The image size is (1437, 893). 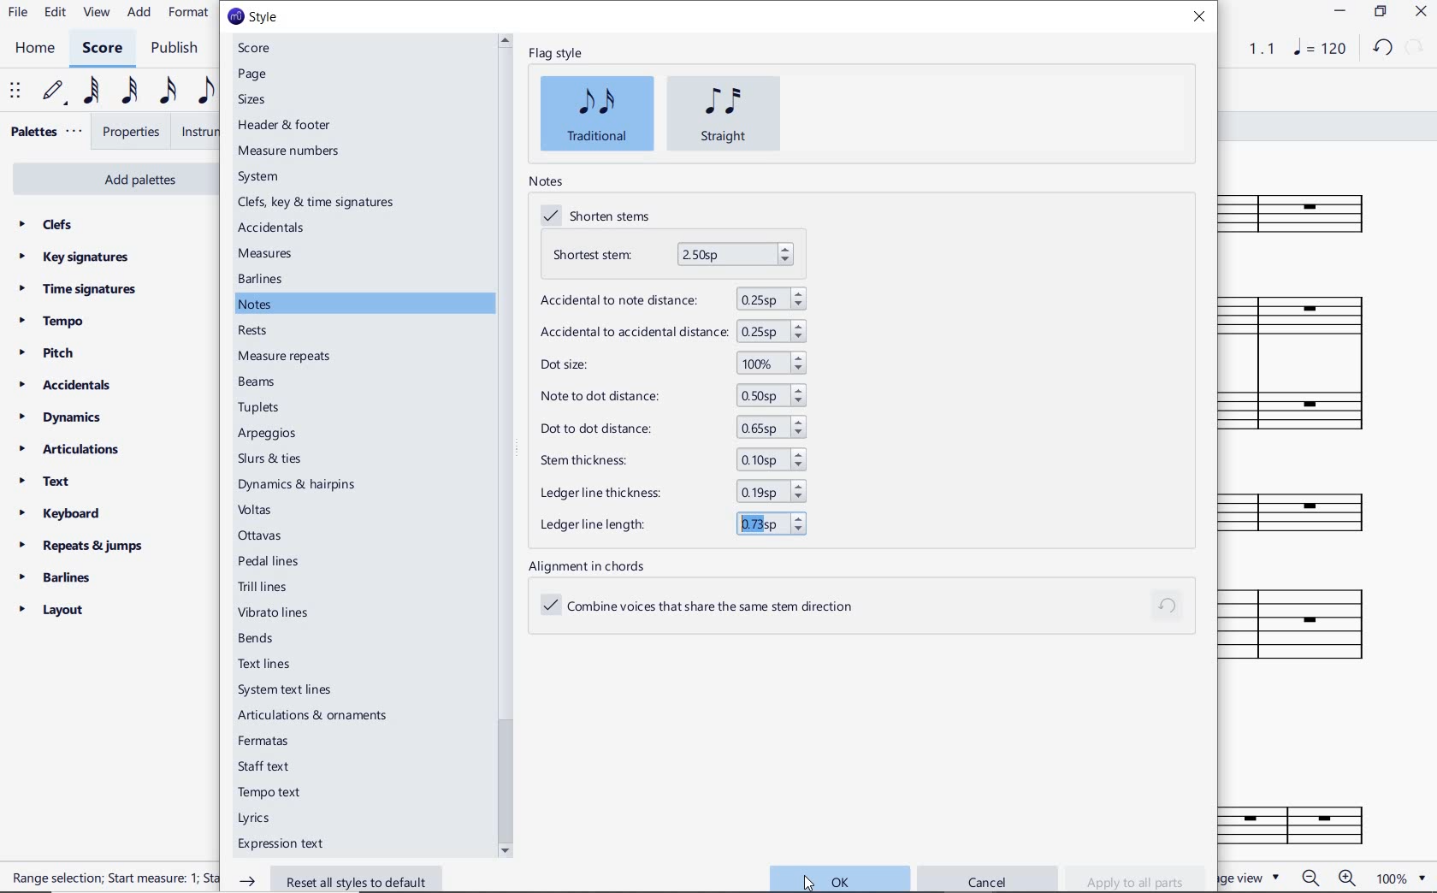 What do you see at coordinates (44, 134) in the screenshot?
I see `palettes` at bounding box center [44, 134].